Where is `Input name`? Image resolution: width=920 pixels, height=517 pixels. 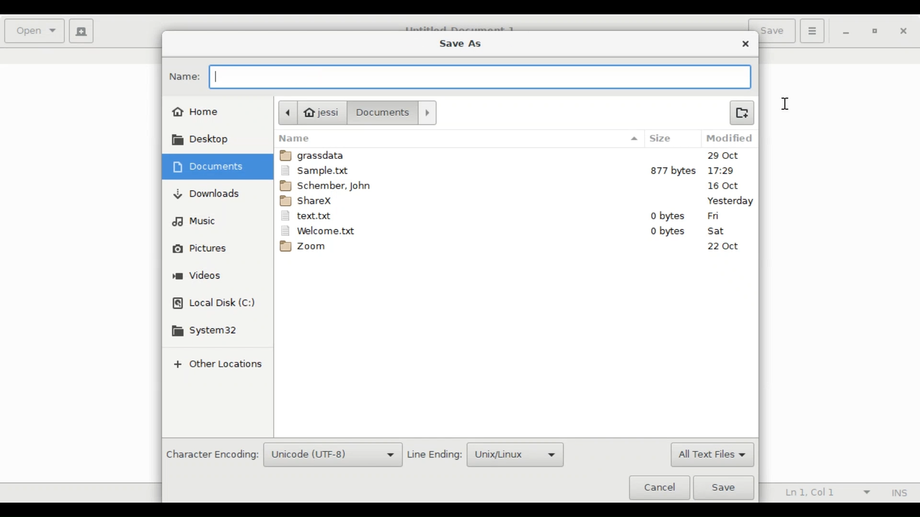 Input name is located at coordinates (478, 78).